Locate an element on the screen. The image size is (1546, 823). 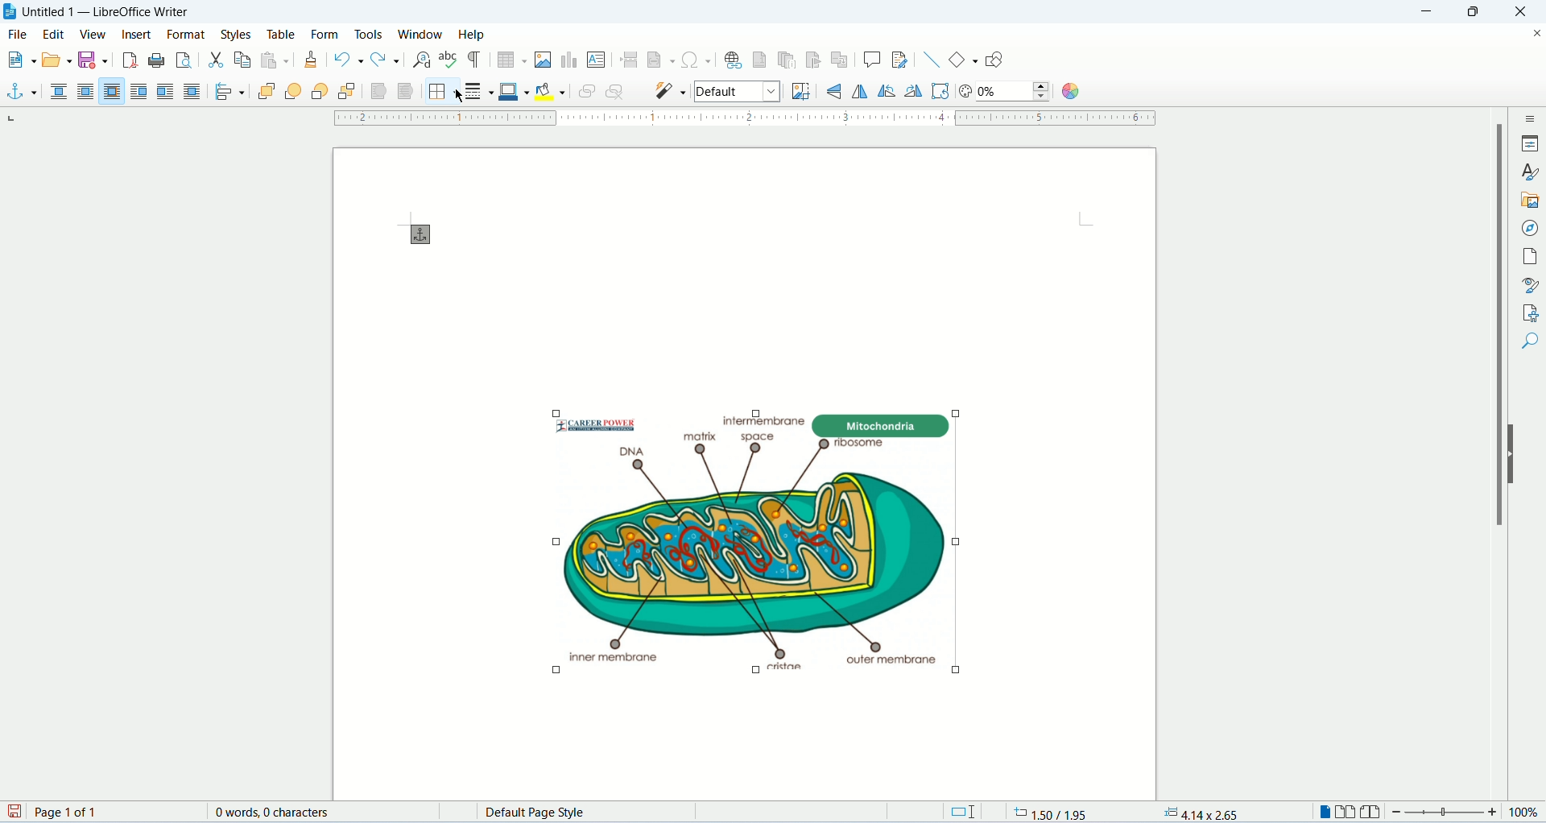
insert endnote is located at coordinates (787, 60).